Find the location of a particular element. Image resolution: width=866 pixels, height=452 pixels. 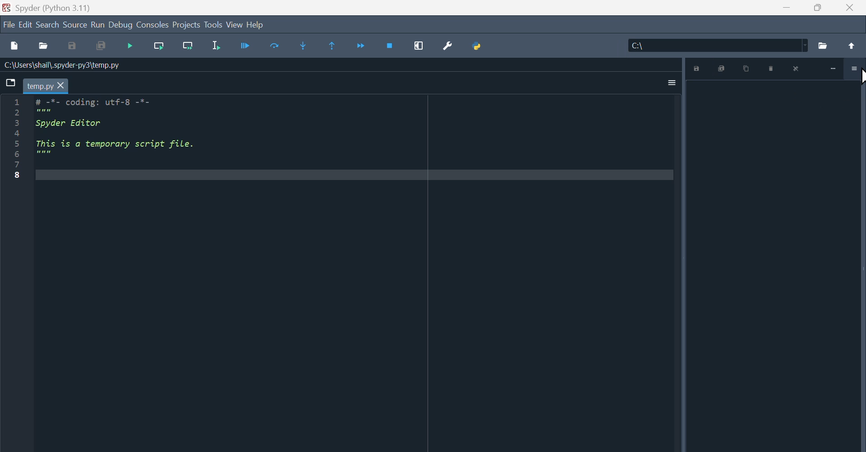

File is located at coordinates (8, 27).